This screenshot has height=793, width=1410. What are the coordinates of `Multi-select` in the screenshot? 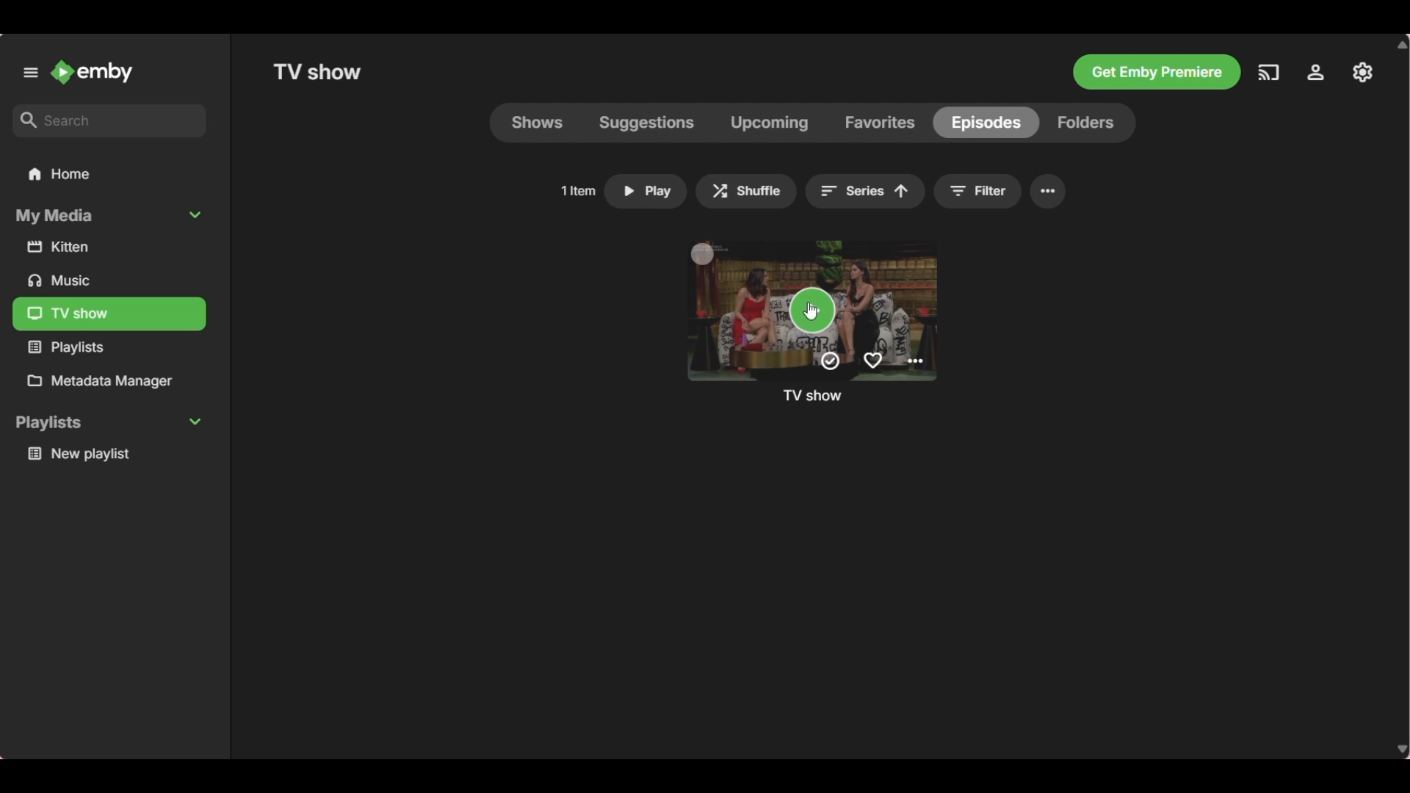 It's located at (703, 254).